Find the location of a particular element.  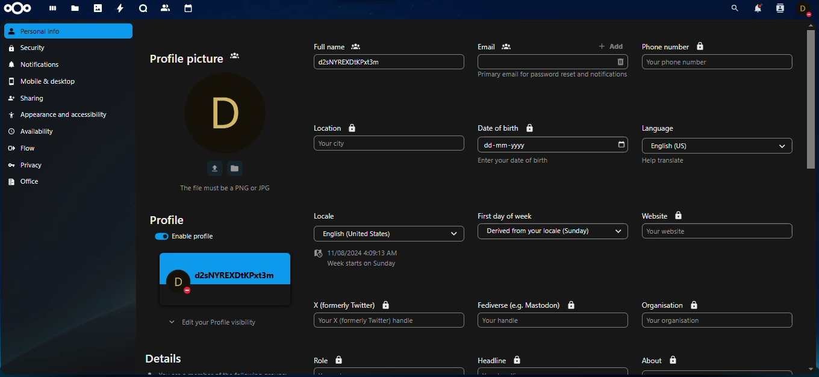

office is located at coordinates (68, 182).